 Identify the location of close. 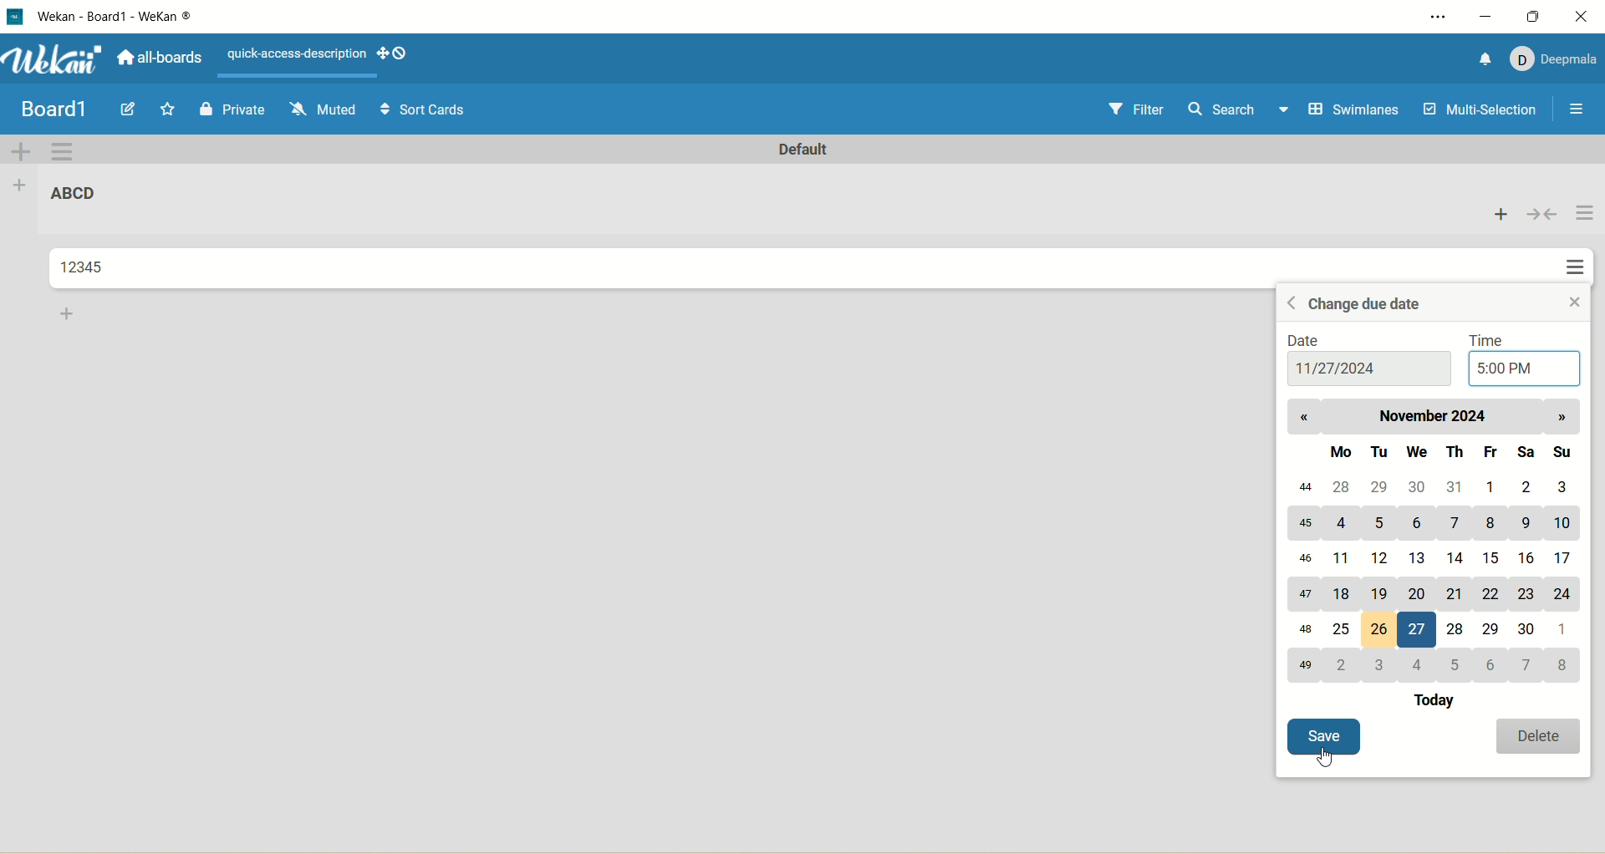
(1585, 16).